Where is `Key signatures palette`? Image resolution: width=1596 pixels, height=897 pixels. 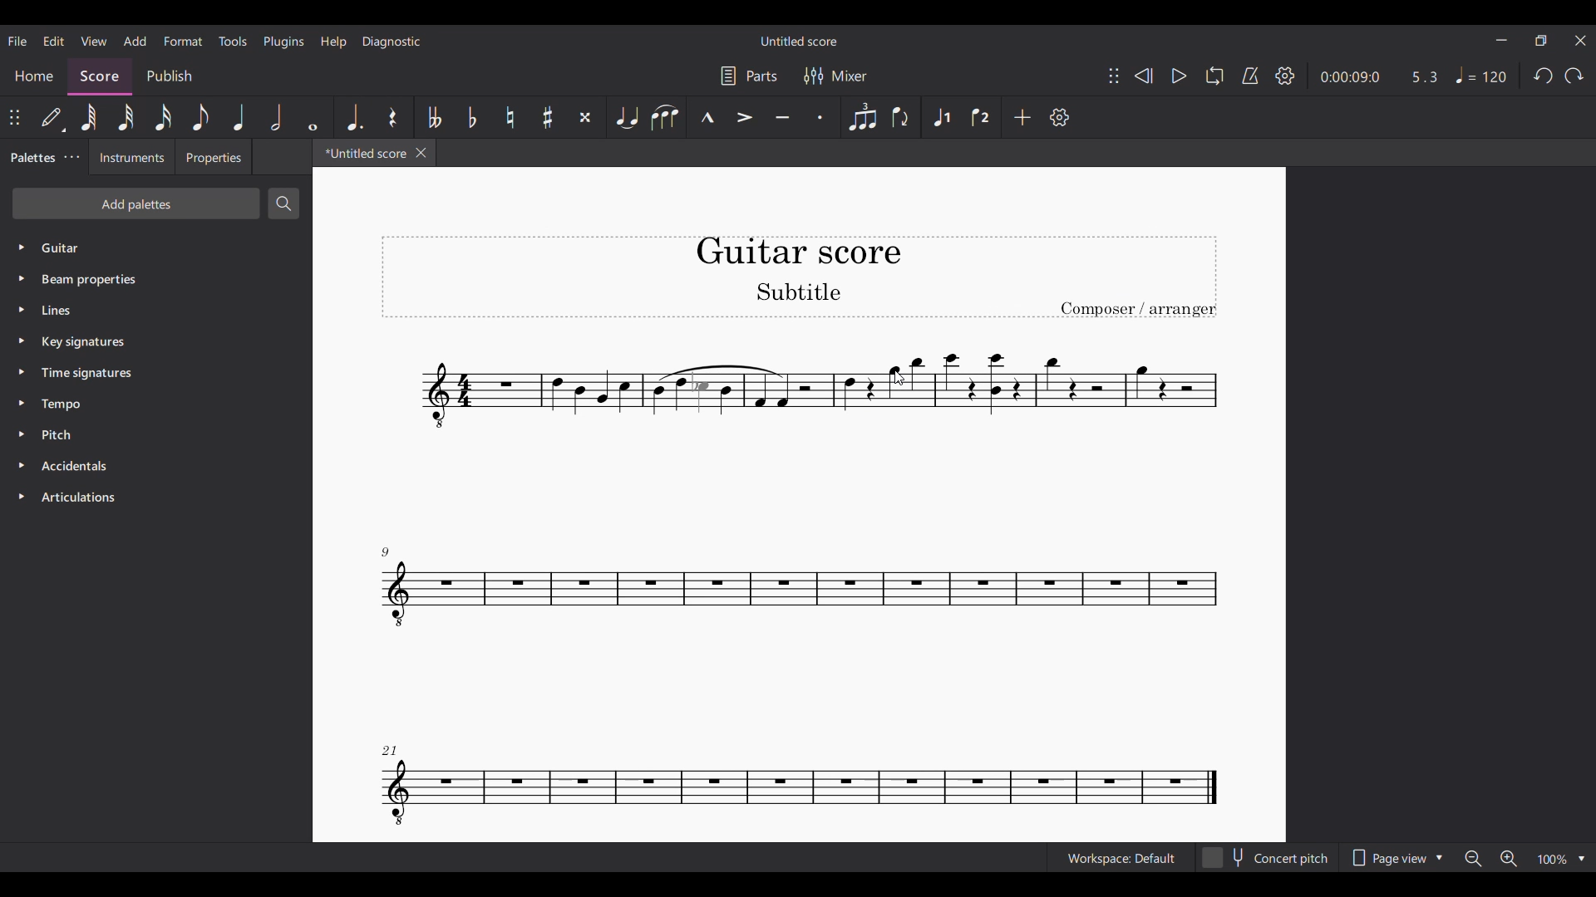
Key signatures palette is located at coordinates (84, 342).